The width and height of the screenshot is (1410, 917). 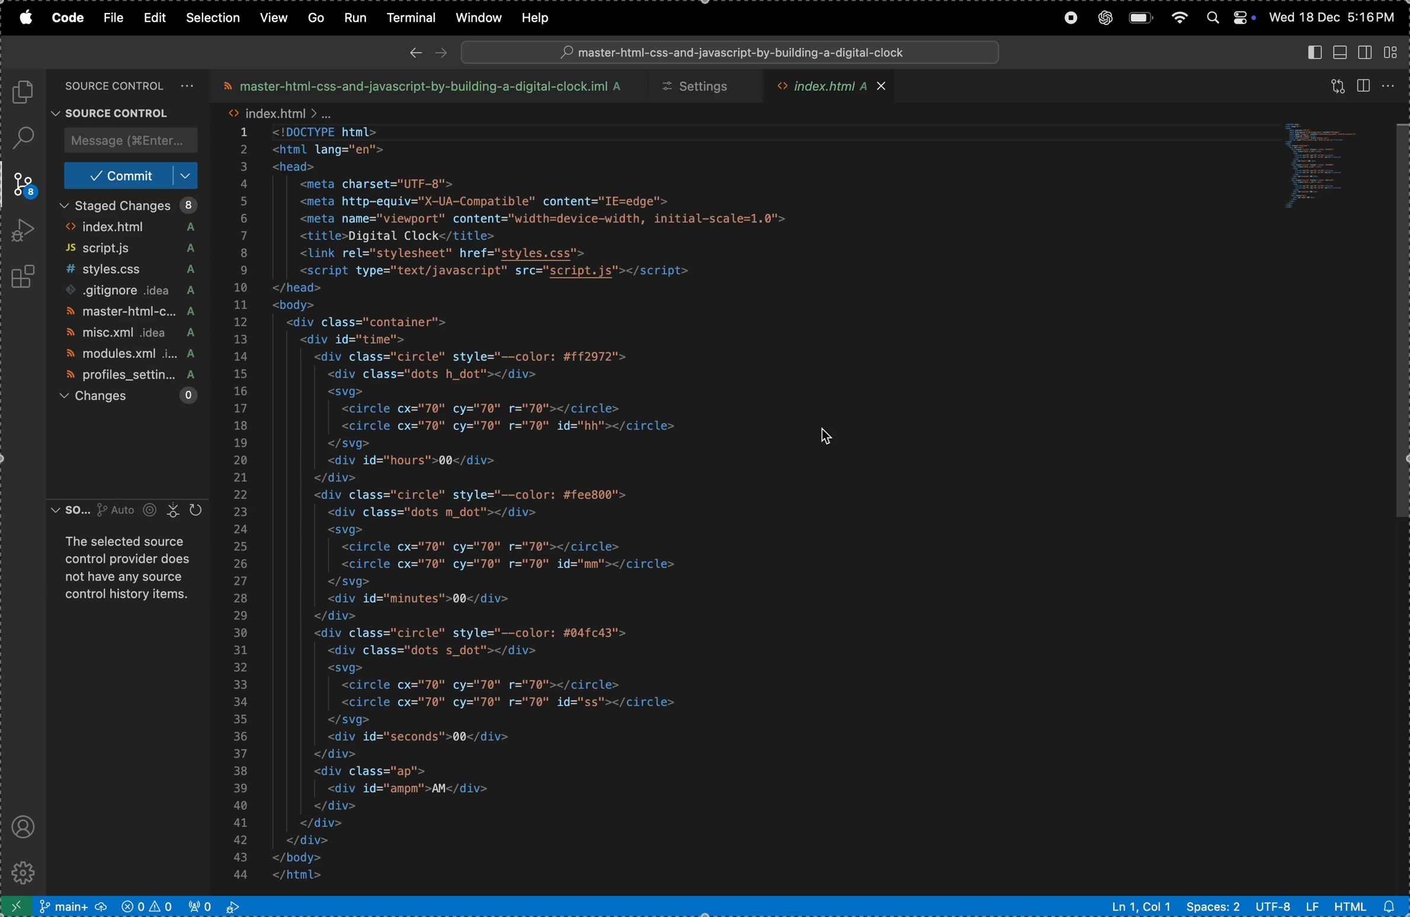 I want to click on <circle cx="70" cy="70" r="70"></circle>, so click(x=480, y=409).